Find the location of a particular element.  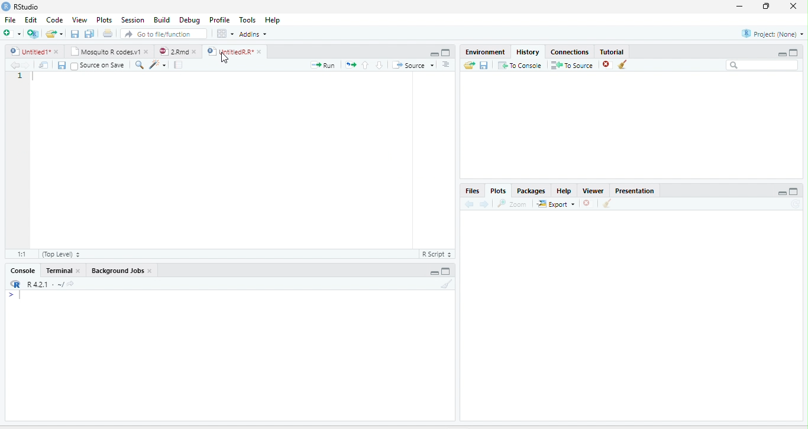

Refresh current plot is located at coordinates (796, 204).